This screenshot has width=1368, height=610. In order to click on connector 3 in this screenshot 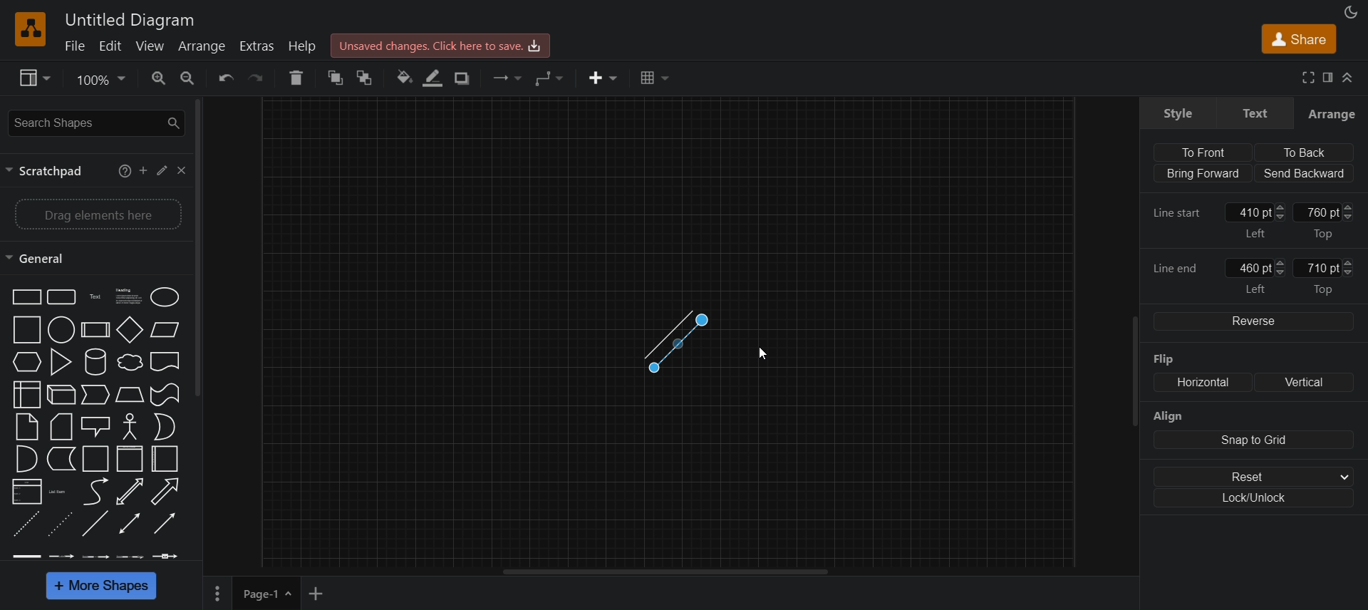, I will do `click(96, 556)`.